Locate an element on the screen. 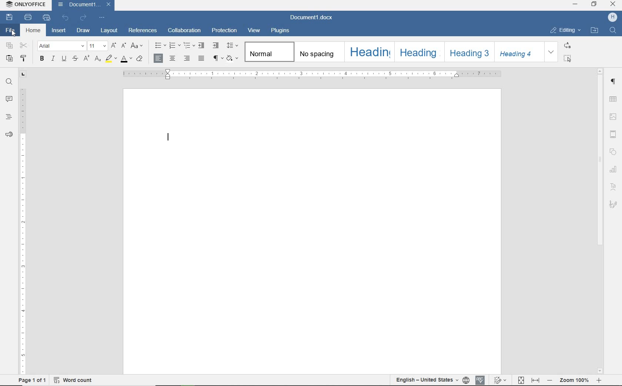 Image resolution: width=622 pixels, height=386 pixels. font size is located at coordinates (98, 46).